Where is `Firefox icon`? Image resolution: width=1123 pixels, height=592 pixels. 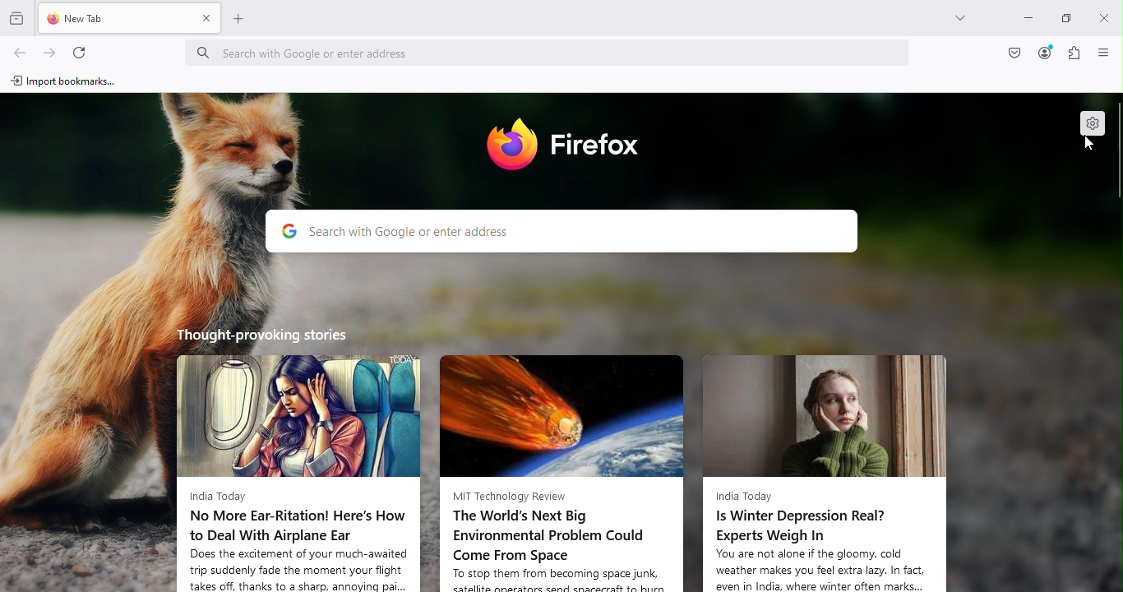 Firefox icon is located at coordinates (568, 146).